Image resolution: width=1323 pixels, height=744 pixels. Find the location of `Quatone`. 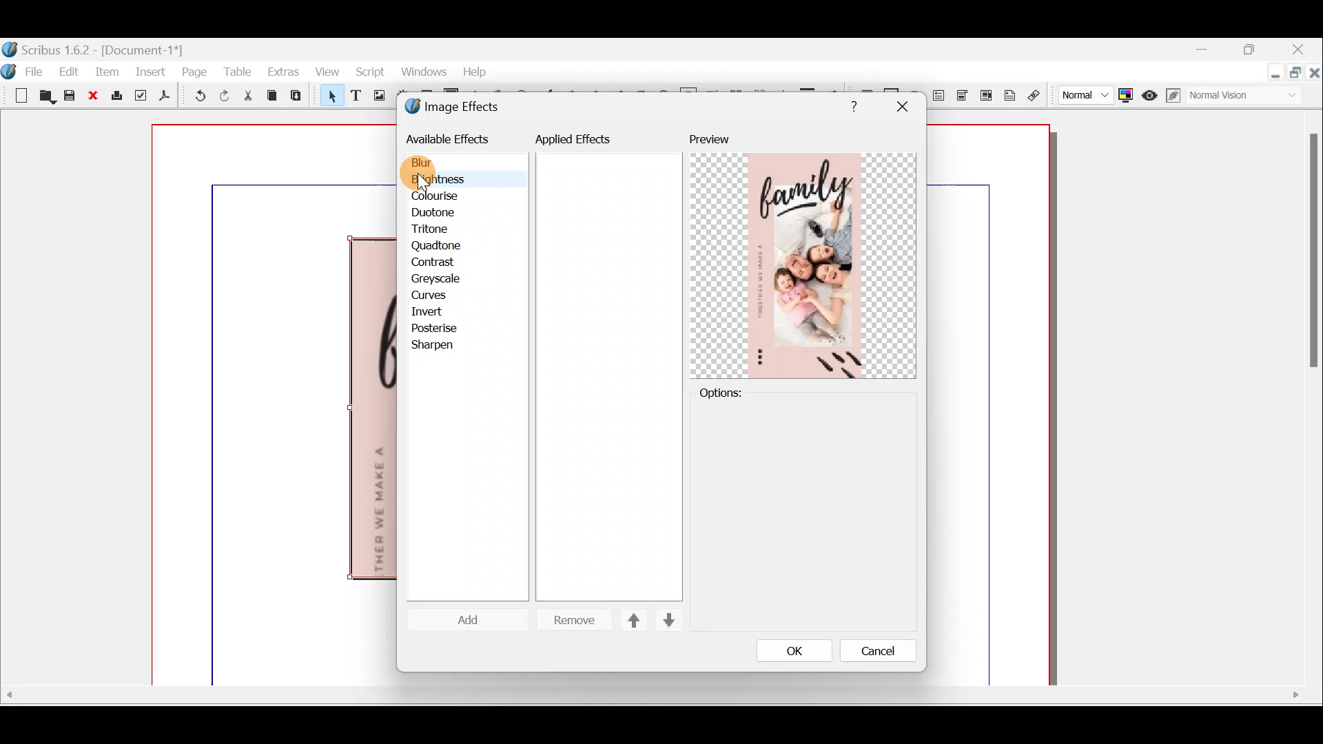

Quatone is located at coordinates (438, 246).